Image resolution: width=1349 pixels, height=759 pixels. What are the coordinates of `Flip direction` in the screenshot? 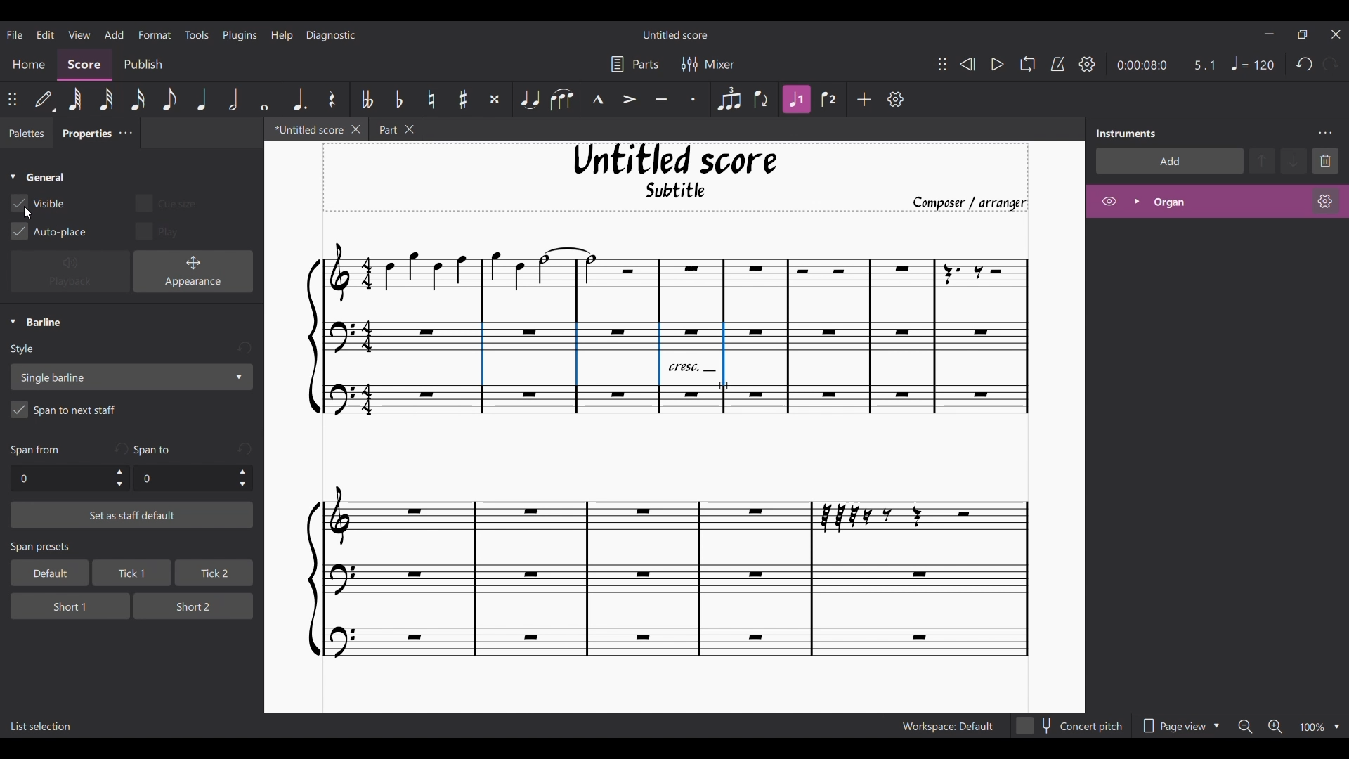 It's located at (762, 99).